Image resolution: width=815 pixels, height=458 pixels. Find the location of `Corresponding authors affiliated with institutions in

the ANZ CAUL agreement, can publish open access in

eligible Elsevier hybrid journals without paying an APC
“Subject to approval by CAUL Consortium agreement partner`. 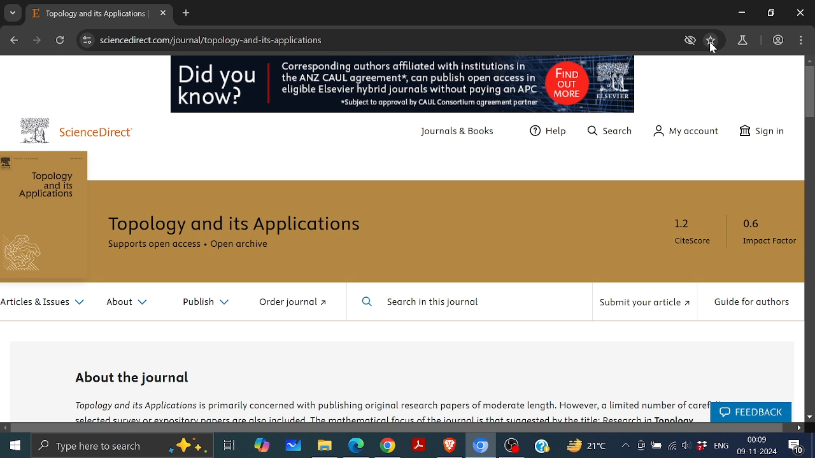

Corresponding authors affiliated with institutions in

the ANZ CAUL agreement, can publish open access in

eligible Elsevier hybrid journals without paying an APC
“Subject to approval by CAUL Consortium agreement partner is located at coordinates (406, 85).